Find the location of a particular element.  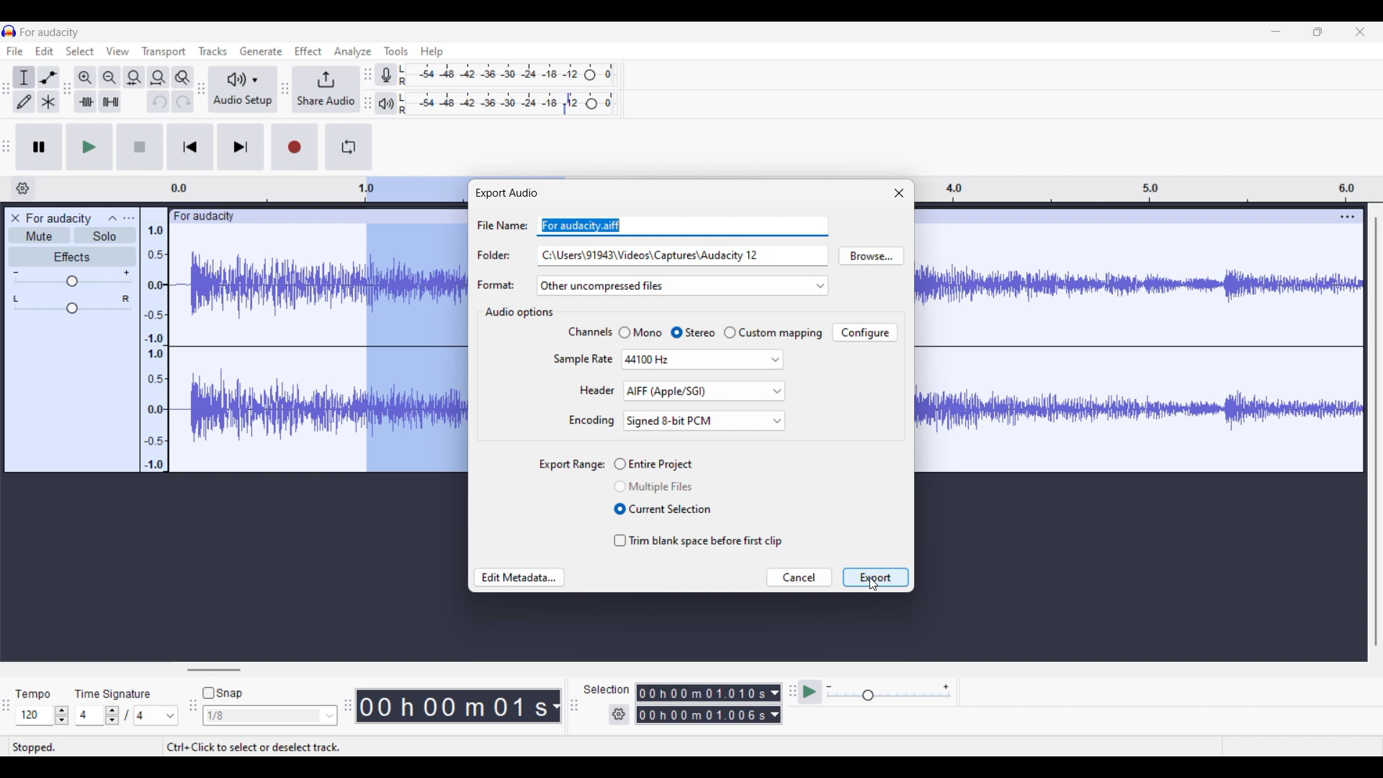

Configure is located at coordinates (864, 333).